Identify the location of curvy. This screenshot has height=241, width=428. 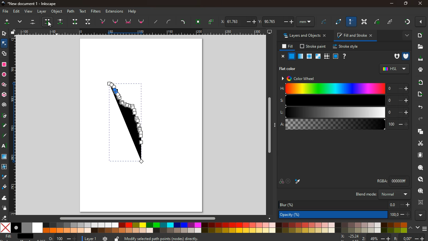
(170, 22).